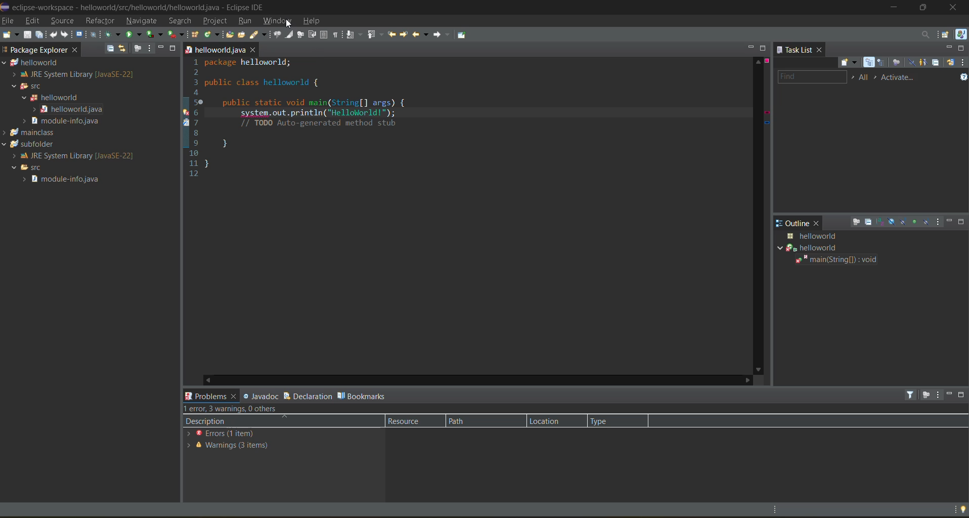 This screenshot has width=969, height=518. I want to click on focus on active task, so click(139, 48).